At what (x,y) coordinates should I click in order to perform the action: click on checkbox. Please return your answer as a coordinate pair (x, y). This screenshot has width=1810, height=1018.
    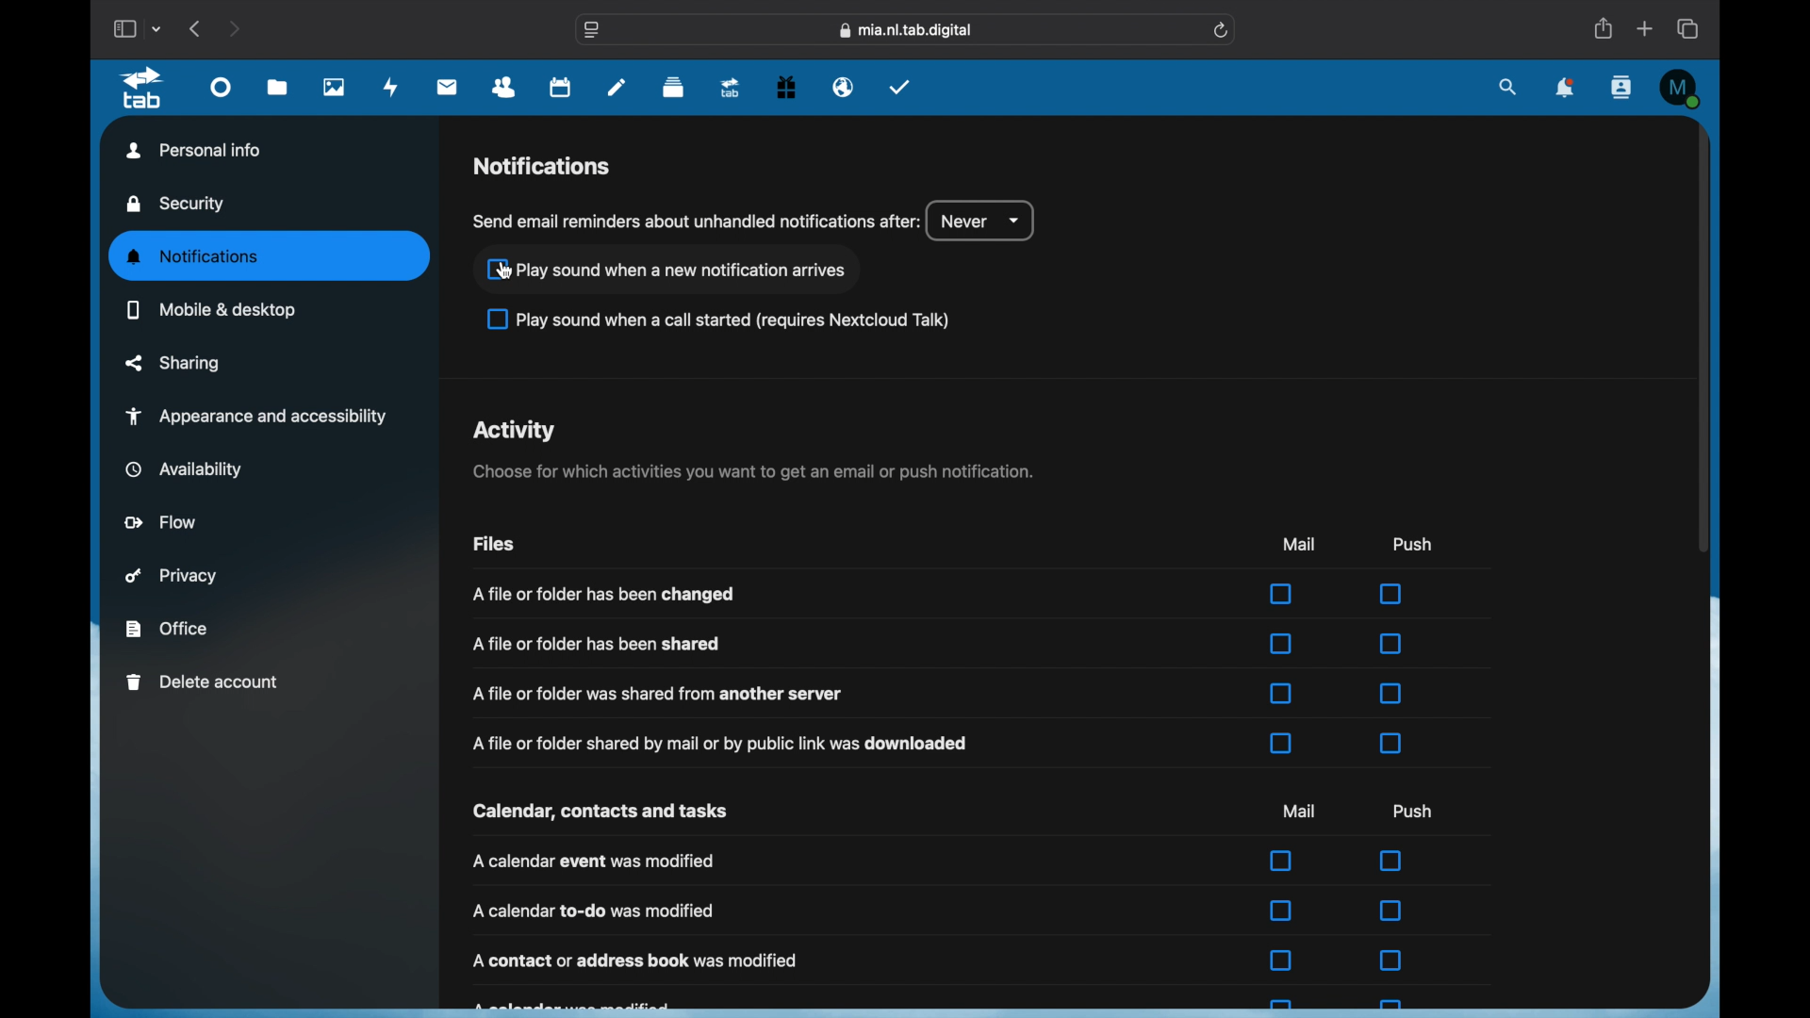
    Looking at the image, I should click on (1391, 961).